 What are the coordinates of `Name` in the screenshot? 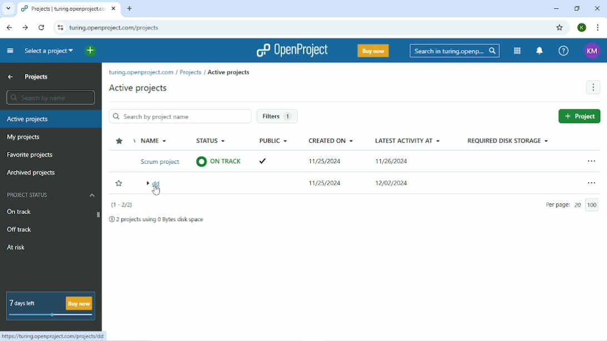 It's located at (156, 140).